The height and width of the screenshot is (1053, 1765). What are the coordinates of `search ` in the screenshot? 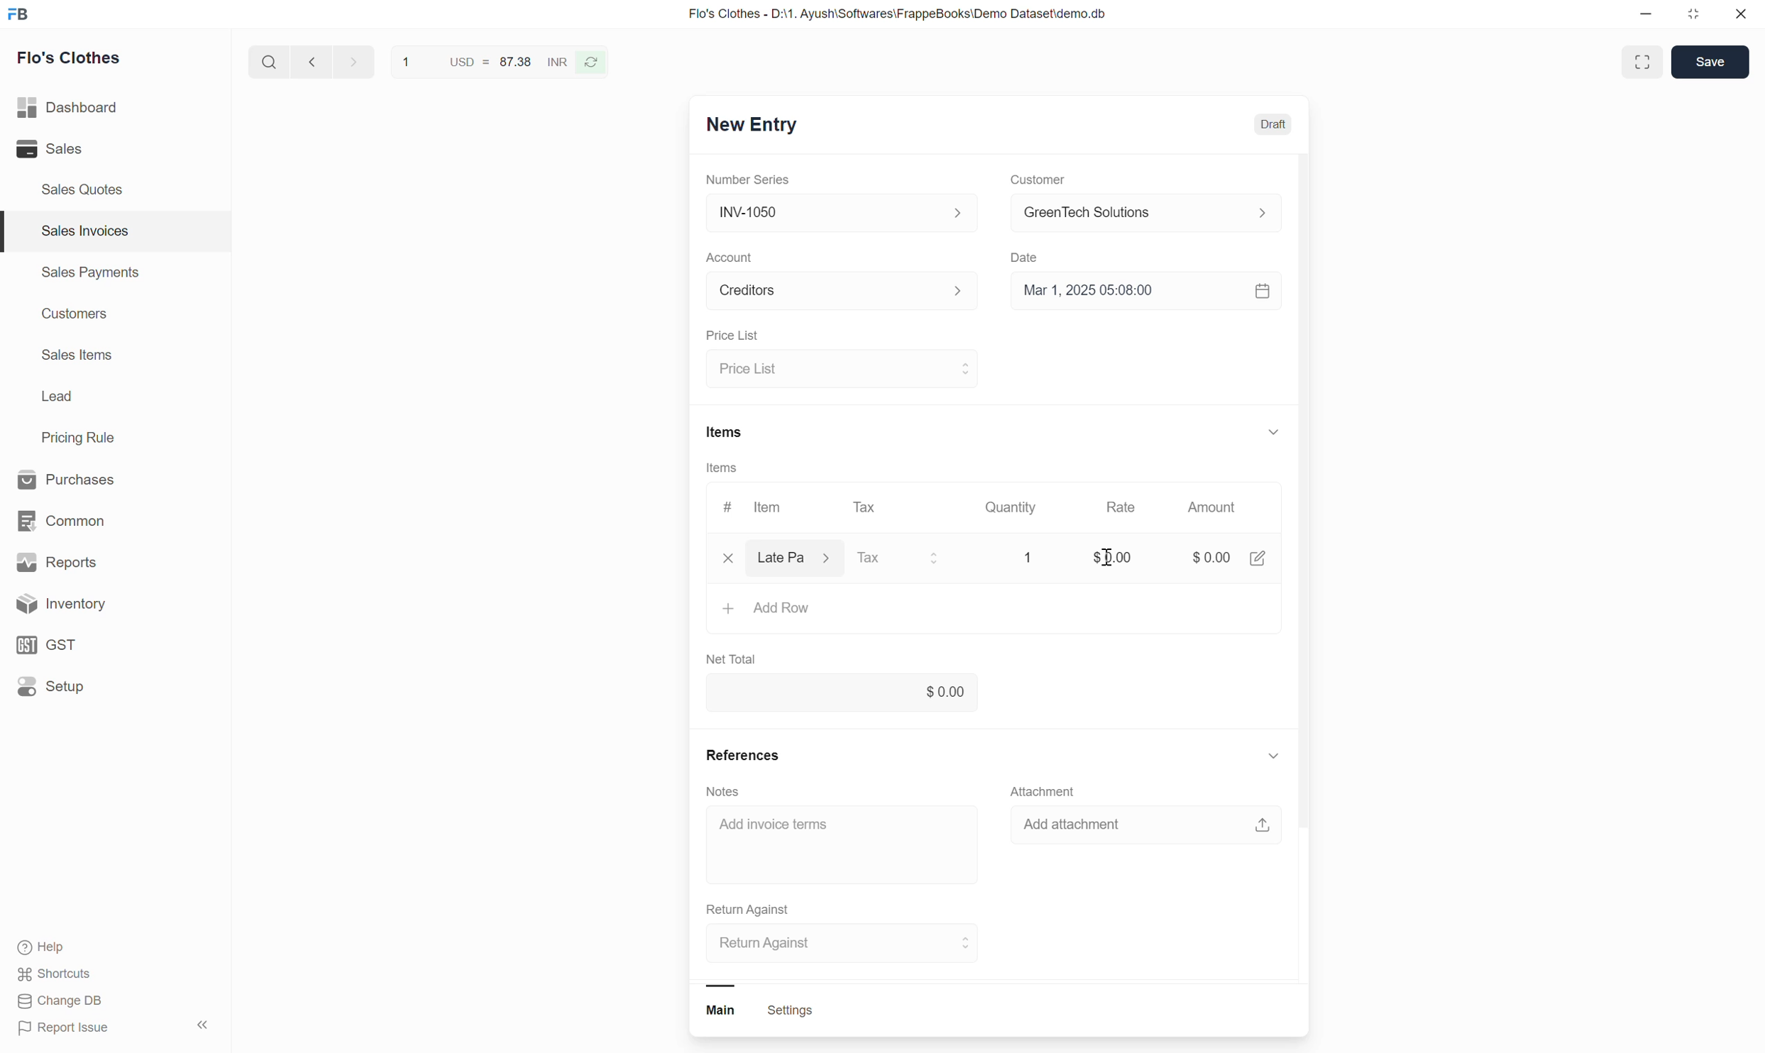 It's located at (266, 65).